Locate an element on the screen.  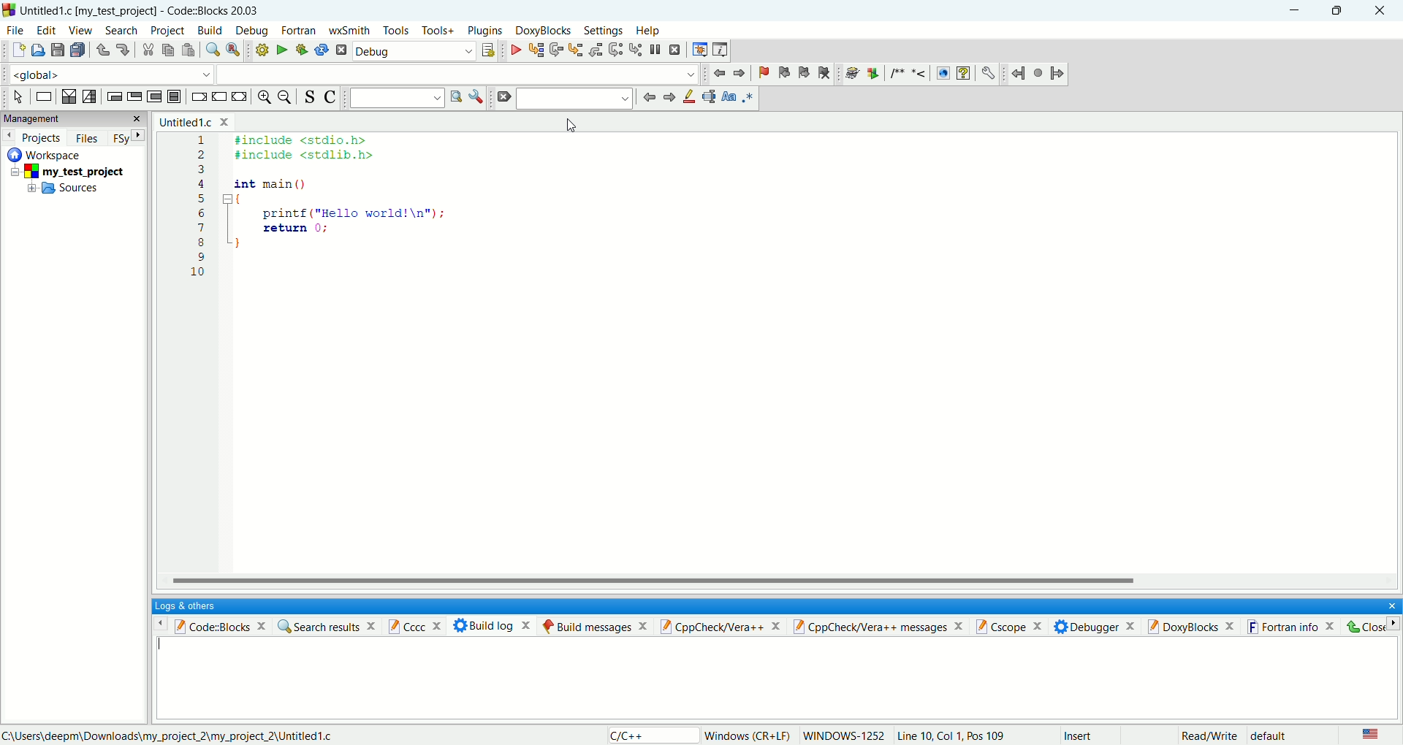
break instruction is located at coordinates (198, 97).